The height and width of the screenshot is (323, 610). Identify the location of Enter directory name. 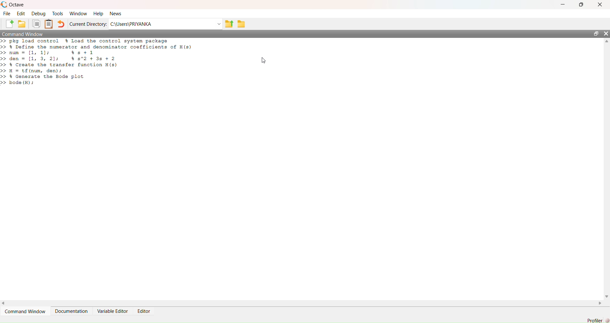
(219, 24).